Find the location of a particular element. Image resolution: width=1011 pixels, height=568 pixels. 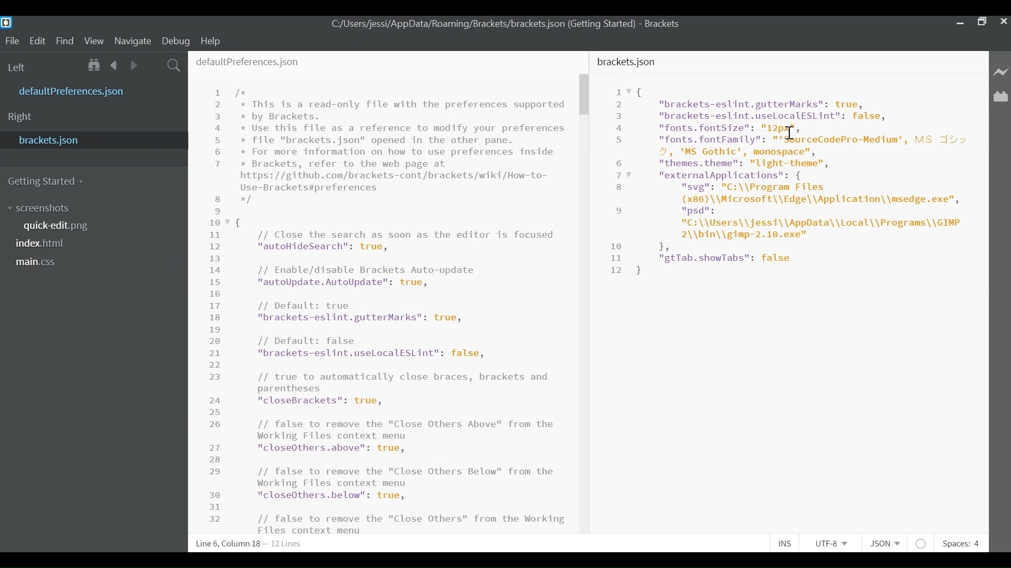

main.css file is located at coordinates (39, 261).